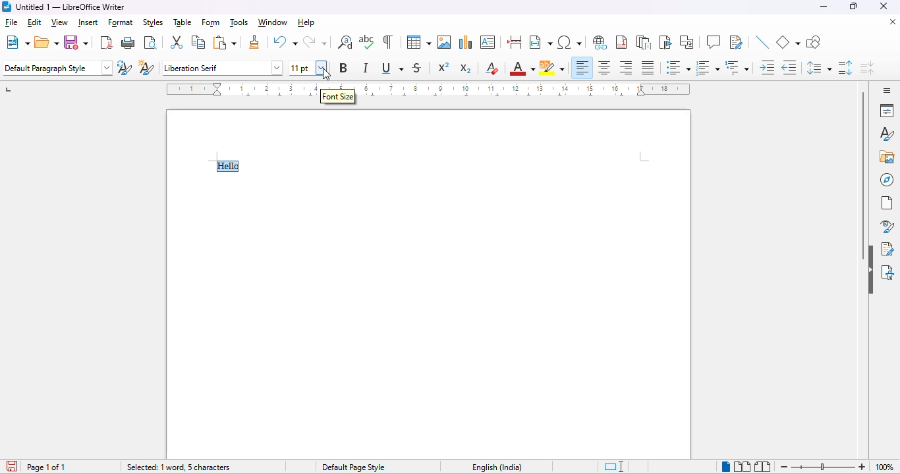  Describe the element at coordinates (466, 68) in the screenshot. I see `subscript` at that location.